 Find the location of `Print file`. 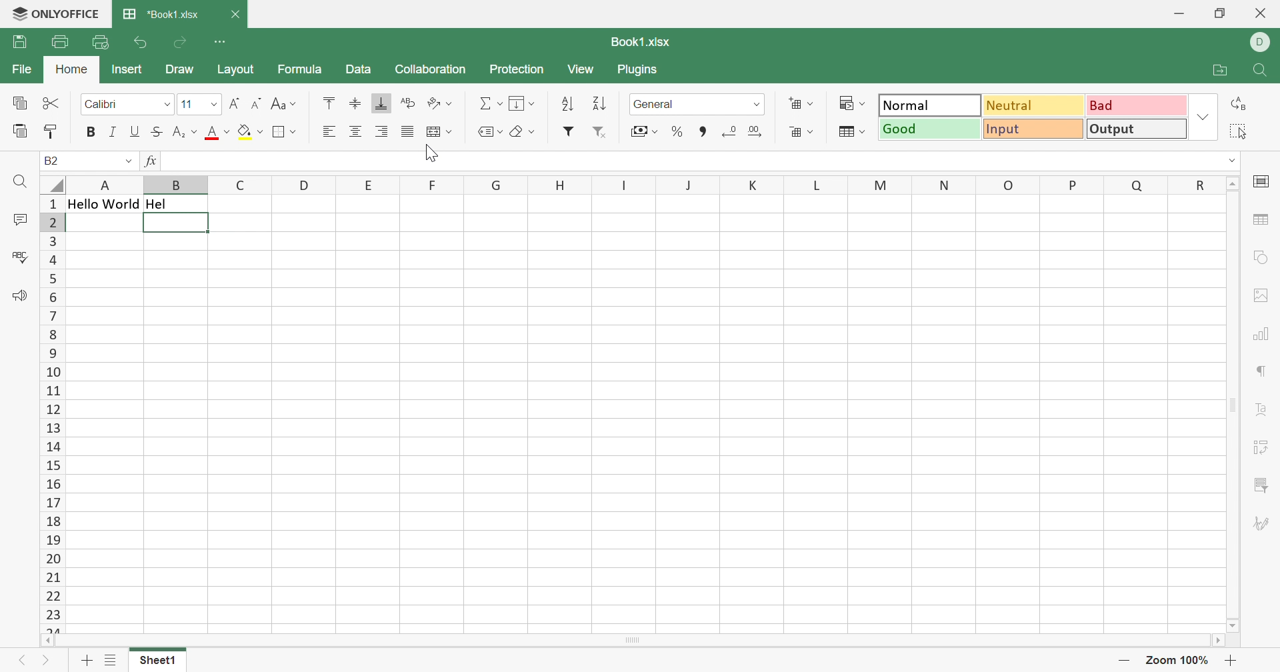

Print file is located at coordinates (59, 41).